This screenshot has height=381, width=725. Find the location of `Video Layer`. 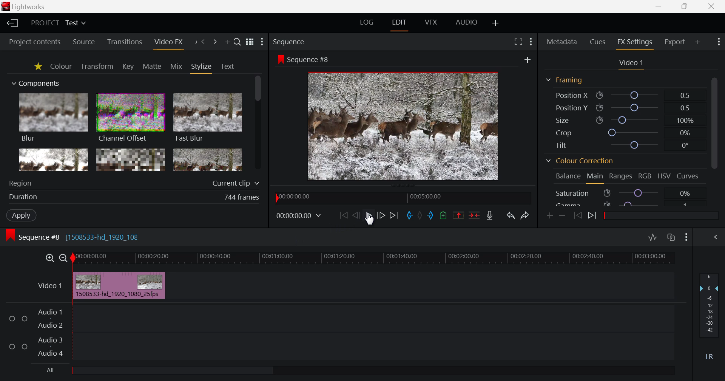

Video Layer is located at coordinates (49, 287).